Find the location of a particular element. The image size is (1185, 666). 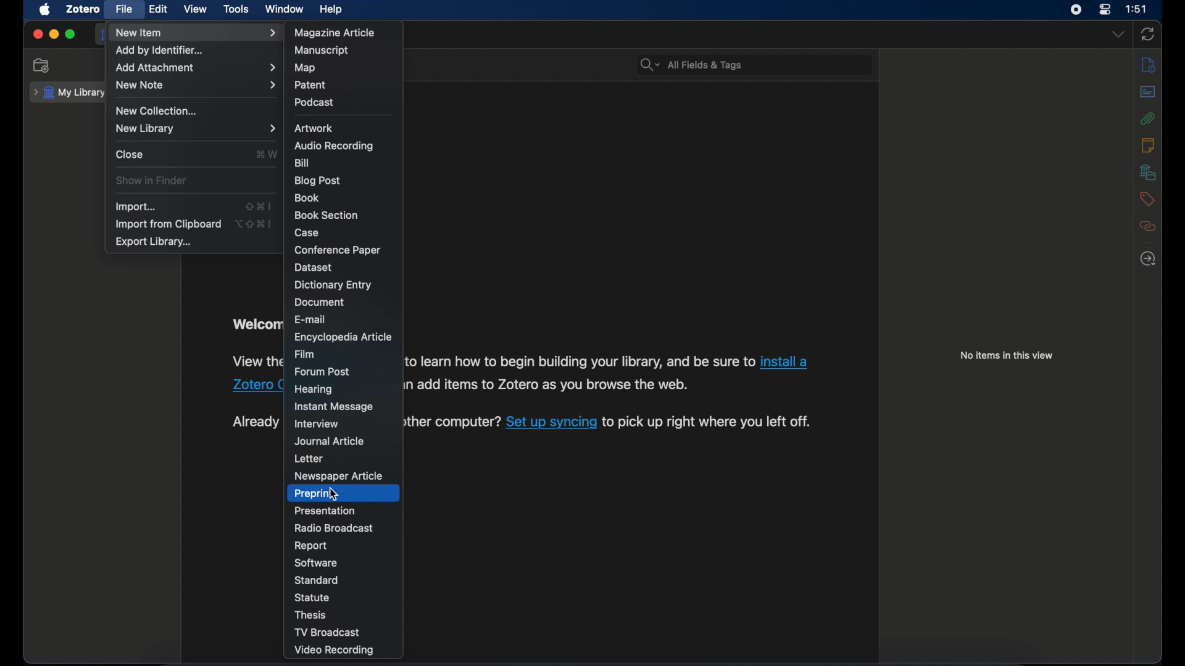

minimize is located at coordinates (53, 34).